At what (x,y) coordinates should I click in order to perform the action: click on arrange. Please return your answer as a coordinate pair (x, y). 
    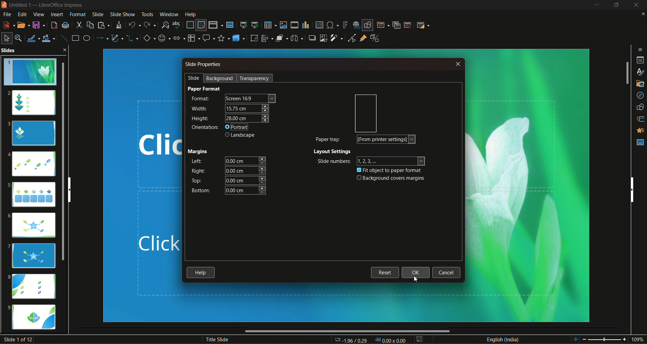
    Looking at the image, I should click on (282, 39).